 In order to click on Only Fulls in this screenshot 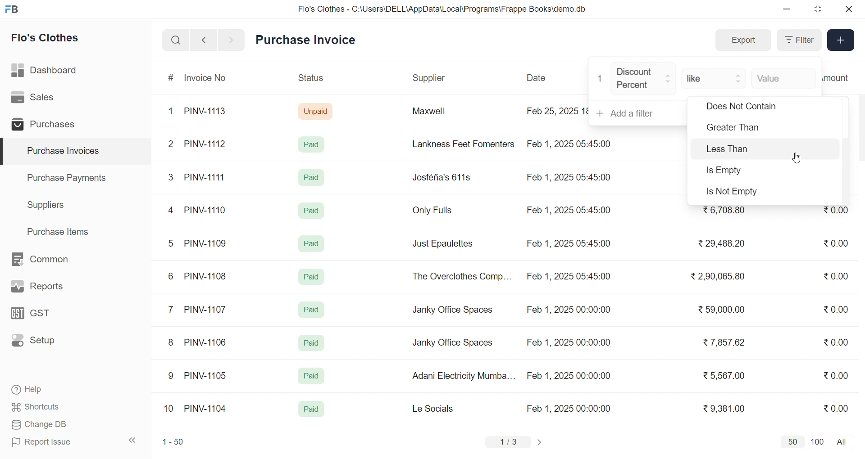, I will do `click(436, 212)`.